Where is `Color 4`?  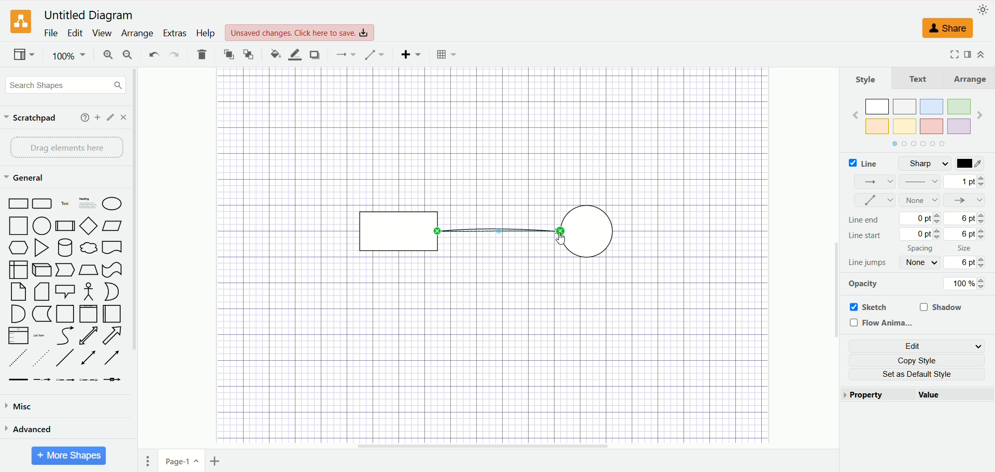
Color 4 is located at coordinates (960, 107).